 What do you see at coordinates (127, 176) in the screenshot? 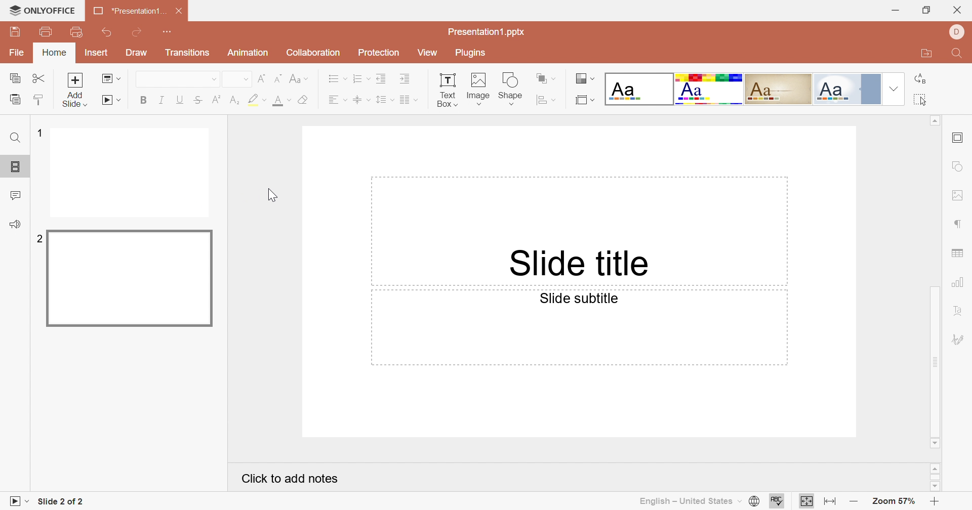
I see `Slide 1` at bounding box center [127, 176].